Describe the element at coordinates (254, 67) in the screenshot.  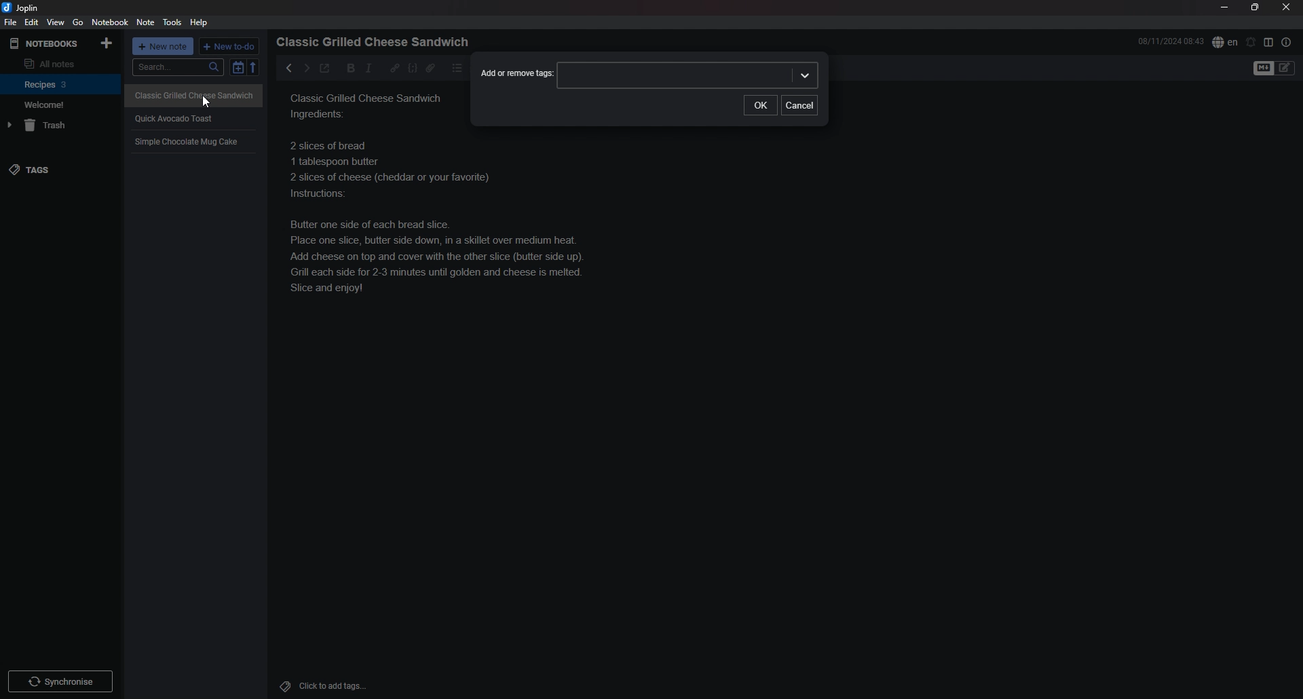
I see `reverse sort order` at that location.